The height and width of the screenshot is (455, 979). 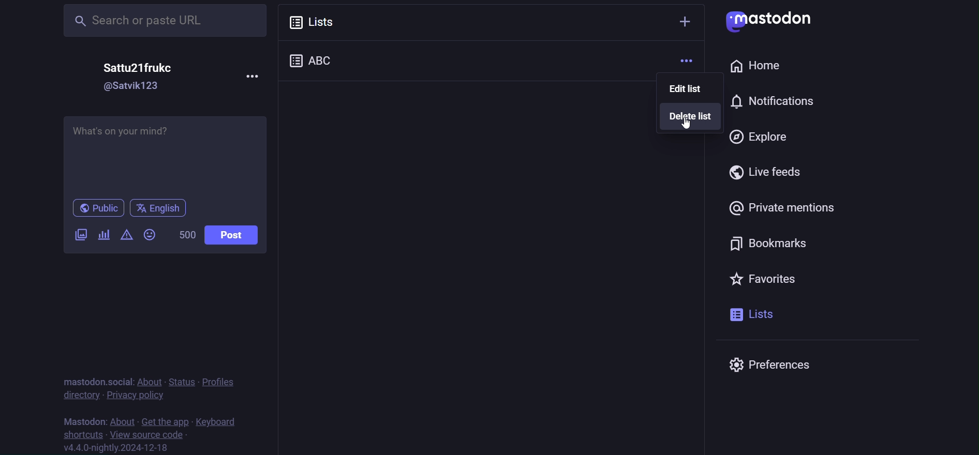 What do you see at coordinates (782, 208) in the screenshot?
I see `private mention` at bounding box center [782, 208].